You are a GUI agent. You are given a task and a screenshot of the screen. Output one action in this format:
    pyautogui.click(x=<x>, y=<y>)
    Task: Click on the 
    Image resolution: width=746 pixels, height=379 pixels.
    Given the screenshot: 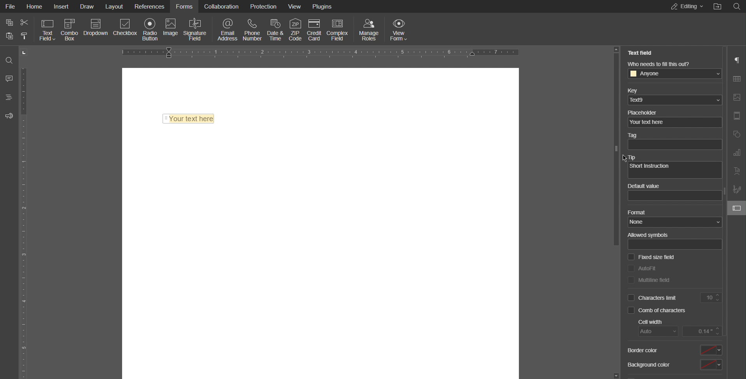 What is the action you would take?
    pyautogui.click(x=736, y=8)
    